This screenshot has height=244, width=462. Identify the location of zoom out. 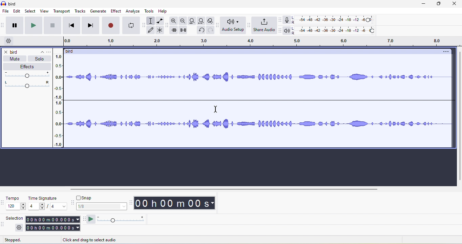
(183, 21).